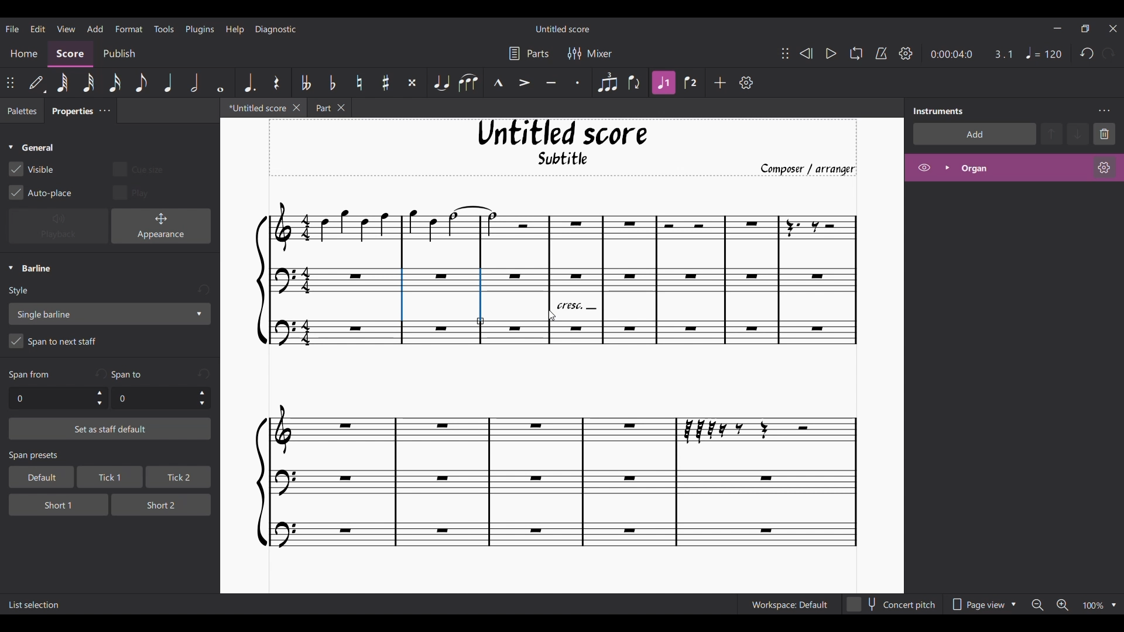 Image resolution: width=1124 pixels, height=632 pixels. Describe the element at coordinates (529, 53) in the screenshot. I see `Parts settings` at that location.